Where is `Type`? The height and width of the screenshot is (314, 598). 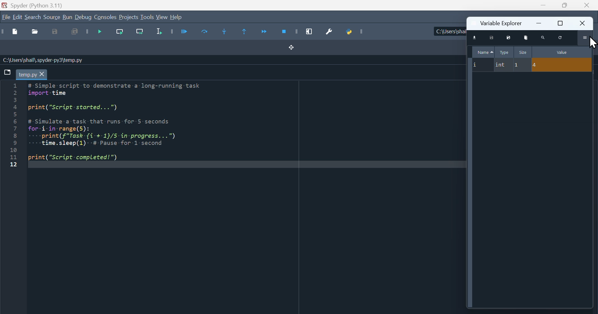
Type is located at coordinates (505, 52).